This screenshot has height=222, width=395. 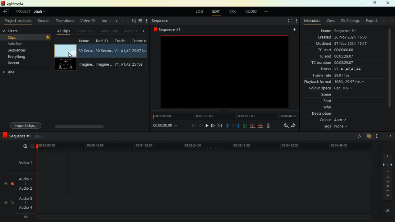 What do you see at coordinates (386, 177) in the screenshot?
I see `layers` at bounding box center [386, 177].